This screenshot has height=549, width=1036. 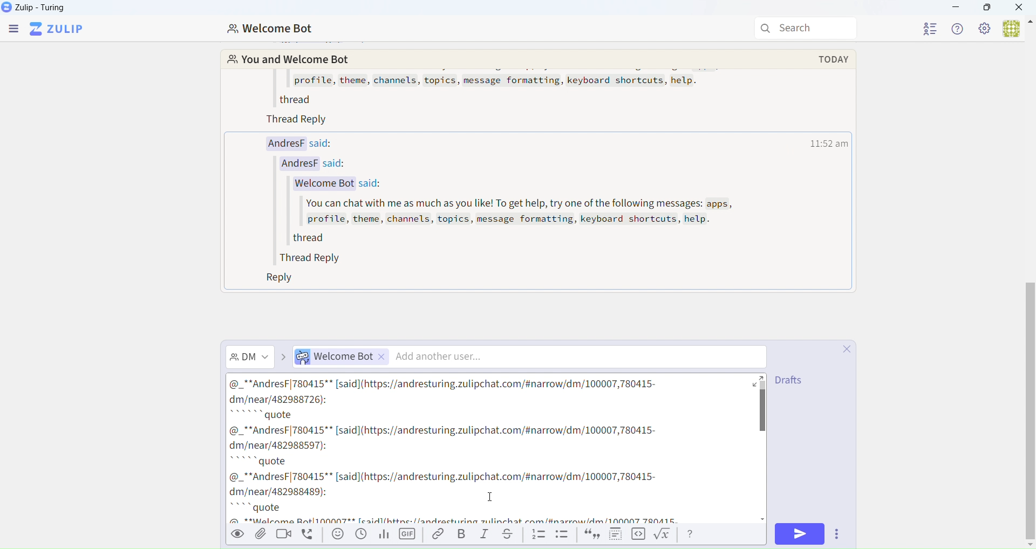 I want to click on Link, so click(x=436, y=534).